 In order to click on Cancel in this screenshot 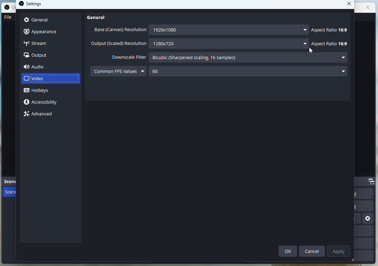, I will do `click(312, 250)`.